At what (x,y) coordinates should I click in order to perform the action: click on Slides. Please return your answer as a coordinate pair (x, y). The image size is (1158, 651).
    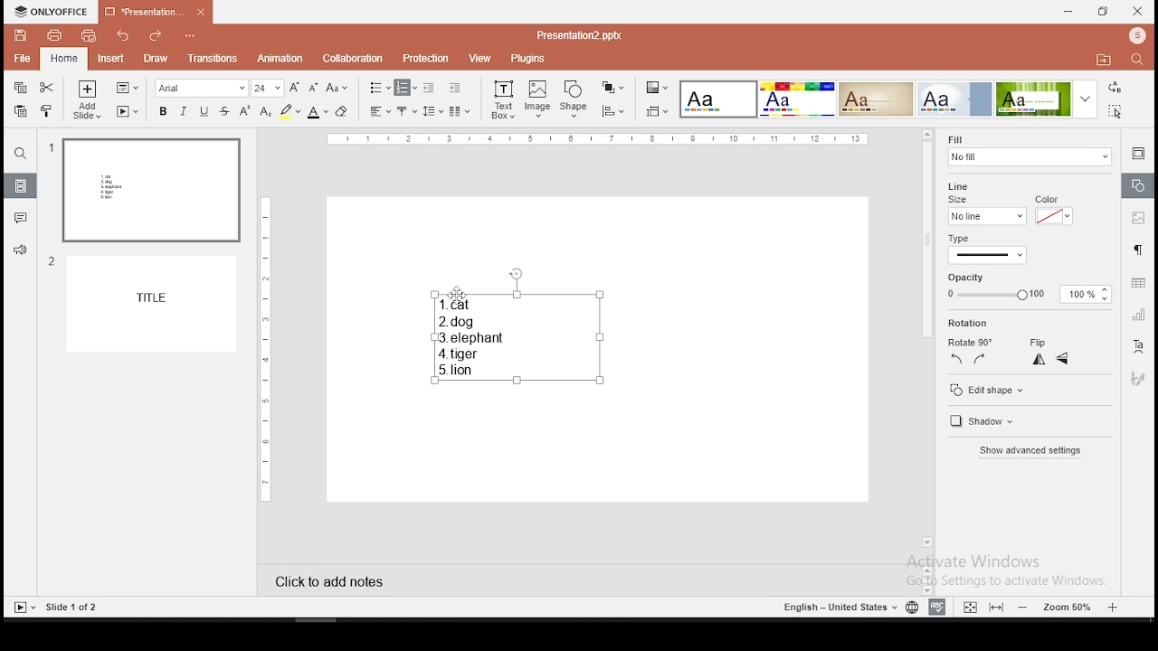
    Looking at the image, I should click on (56, 607).